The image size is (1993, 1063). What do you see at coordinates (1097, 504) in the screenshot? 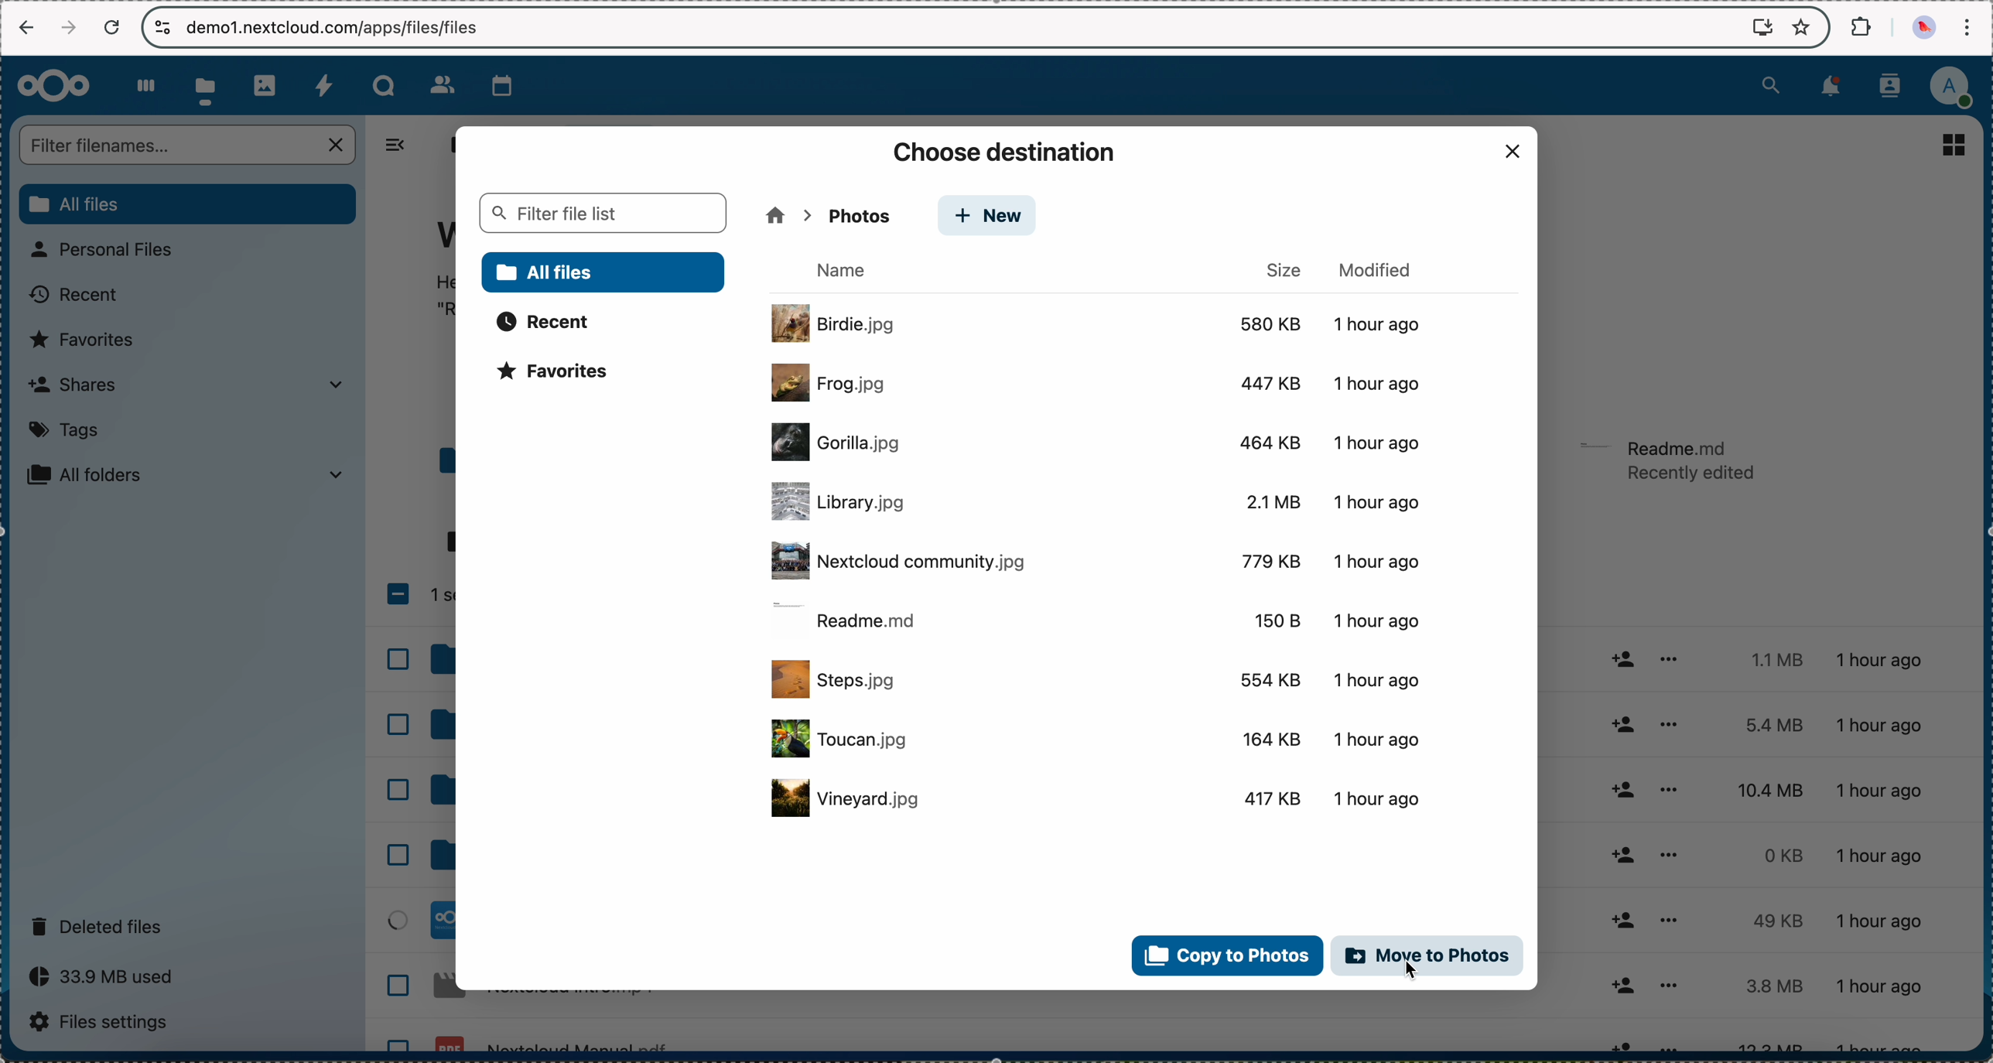
I see `file` at bounding box center [1097, 504].